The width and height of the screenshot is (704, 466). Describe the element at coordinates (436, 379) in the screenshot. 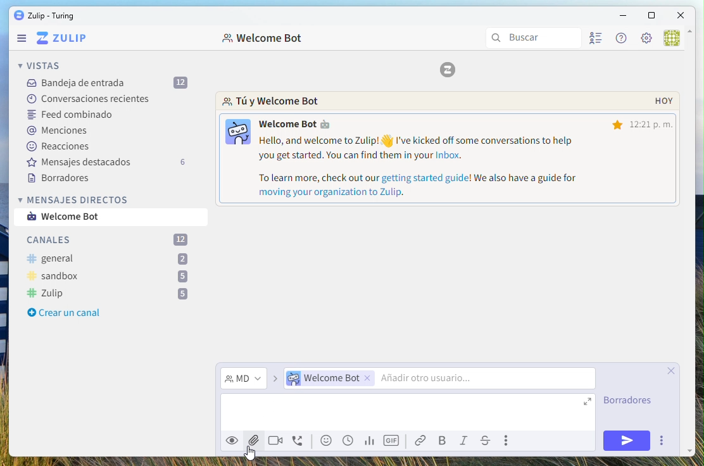

I see `Senders` at that location.